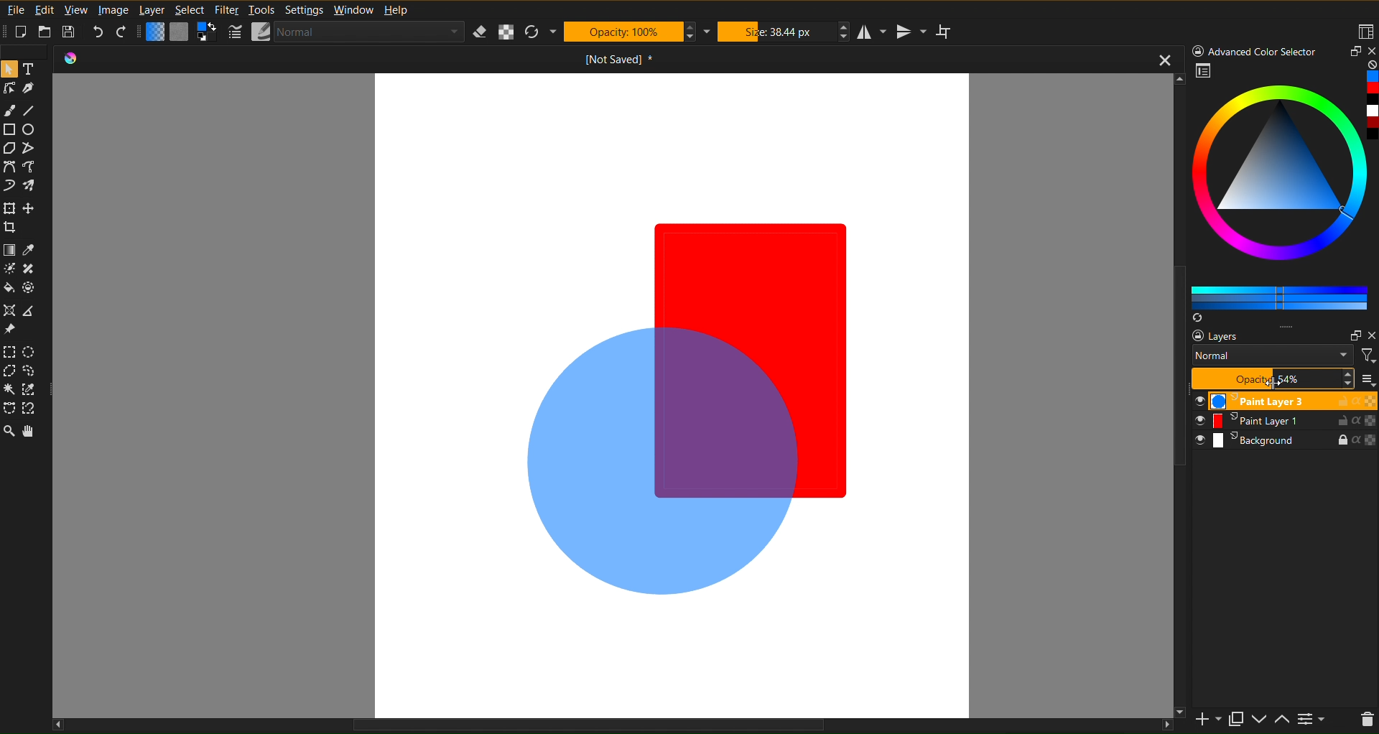 This screenshot has height=734, width=1379. What do you see at coordinates (1236, 717) in the screenshot?
I see `Maximize` at bounding box center [1236, 717].